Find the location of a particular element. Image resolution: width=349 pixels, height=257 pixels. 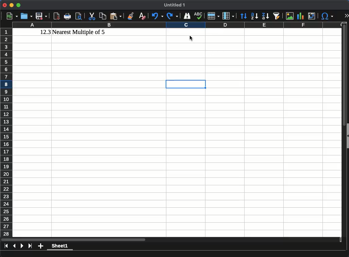

open is located at coordinates (27, 16).